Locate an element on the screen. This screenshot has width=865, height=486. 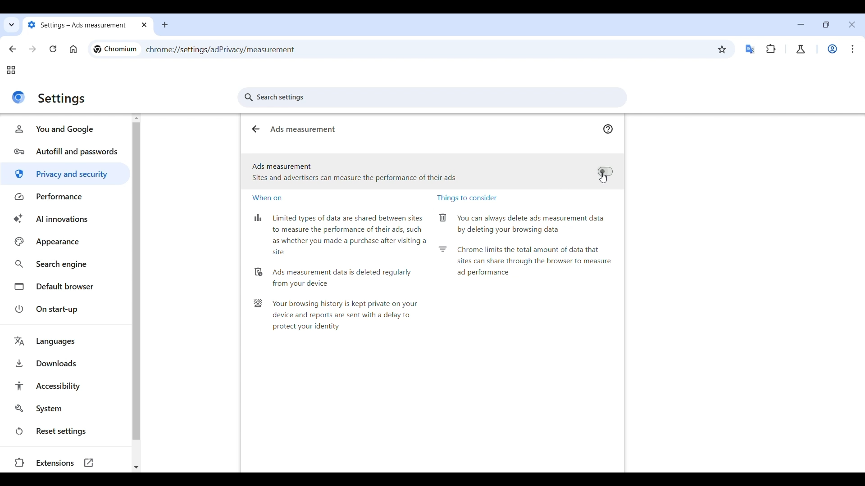
Things to consider is located at coordinates (472, 199).